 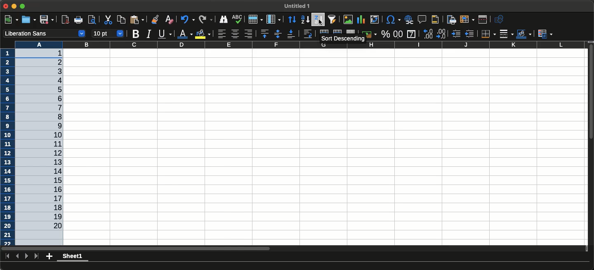 I want to click on Split window, so click(x=483, y=20).